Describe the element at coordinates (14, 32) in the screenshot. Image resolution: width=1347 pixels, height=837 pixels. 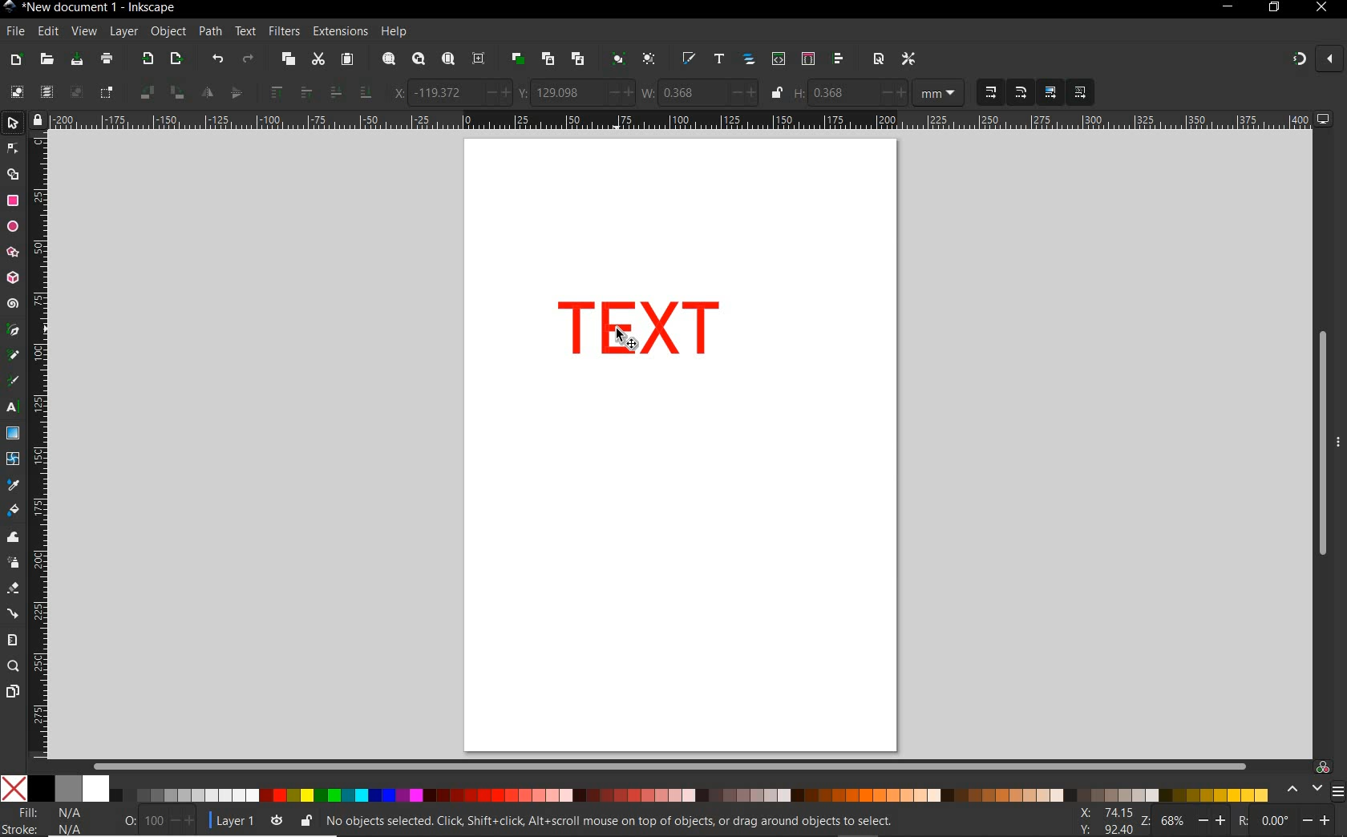
I see `FILE` at that location.